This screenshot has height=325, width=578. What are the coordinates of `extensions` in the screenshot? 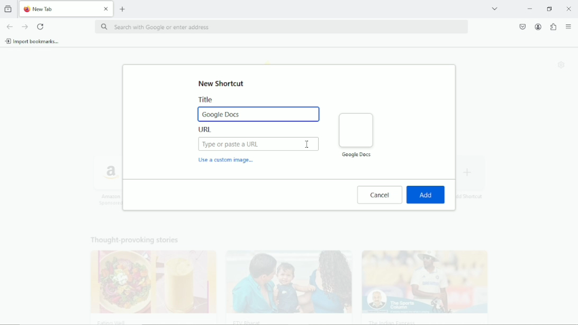 It's located at (553, 27).